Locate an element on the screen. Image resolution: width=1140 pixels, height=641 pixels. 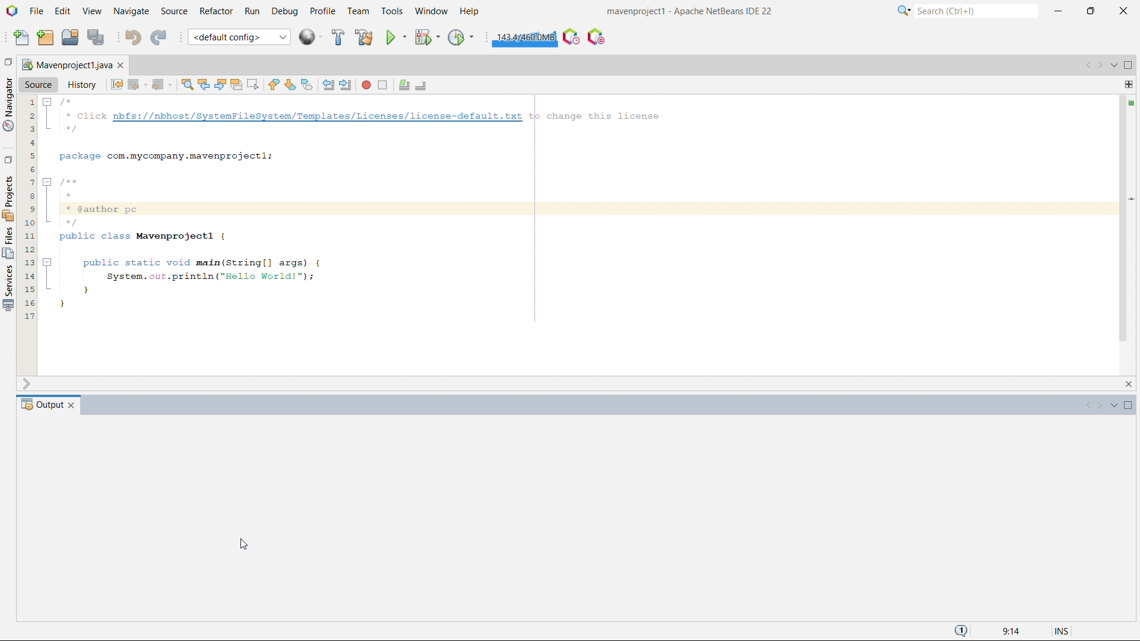
edit is located at coordinates (62, 11).